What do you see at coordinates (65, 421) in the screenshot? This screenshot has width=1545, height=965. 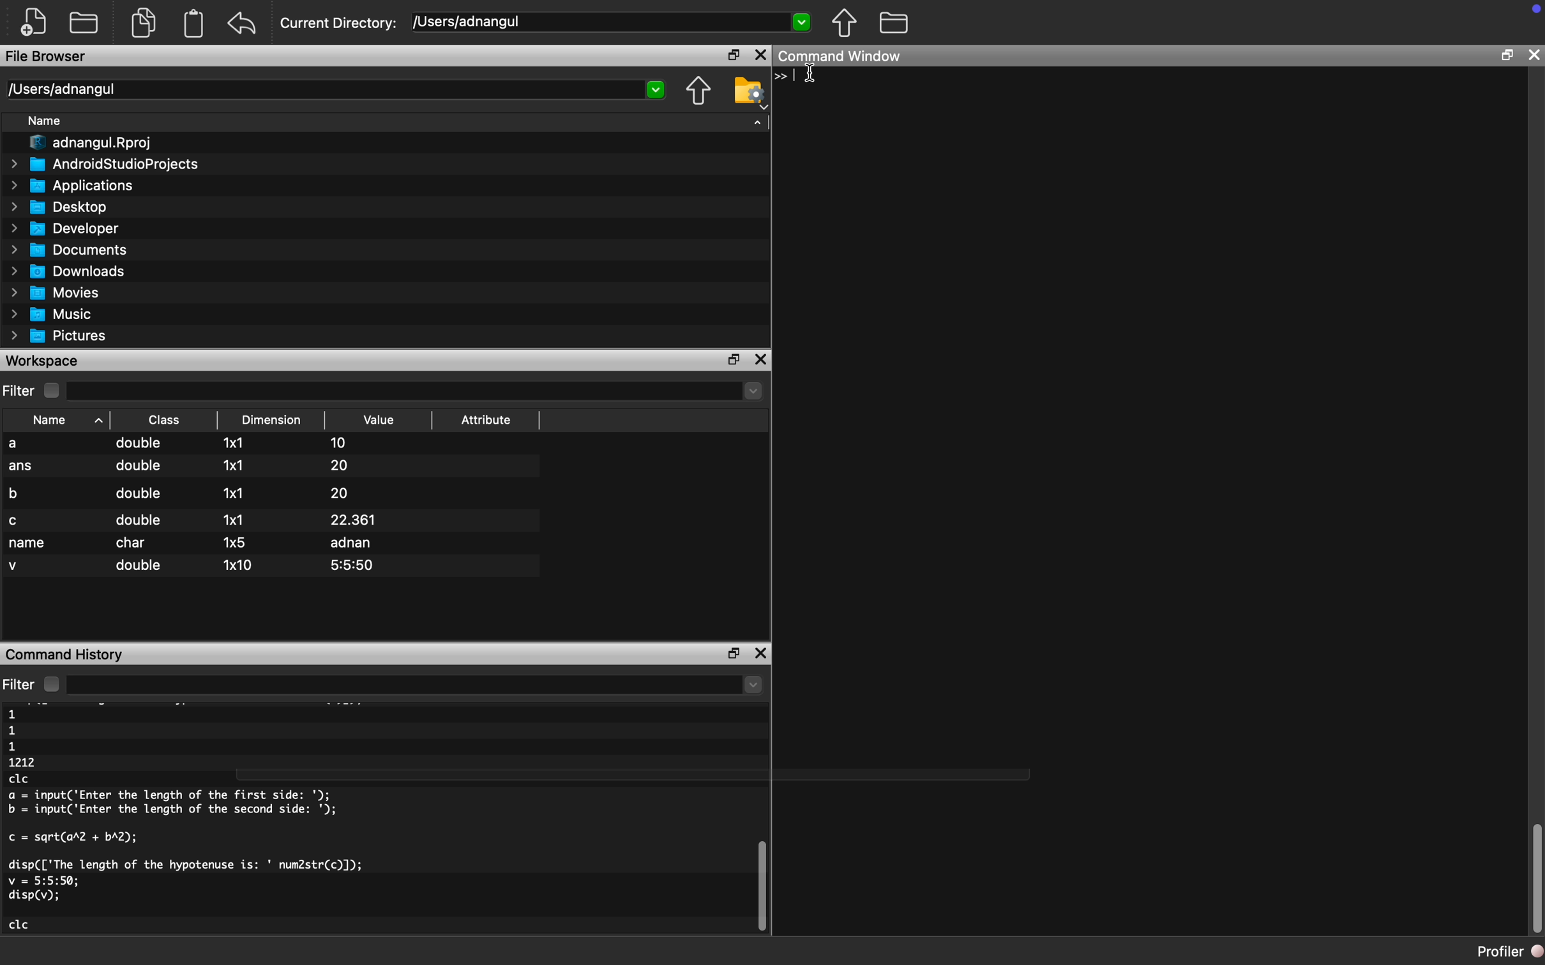 I see `Name` at bounding box center [65, 421].